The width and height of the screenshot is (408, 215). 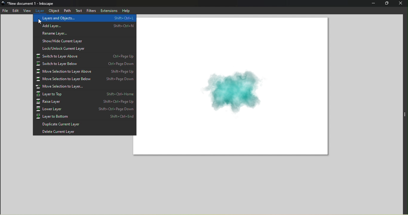 What do you see at coordinates (85, 109) in the screenshot?
I see `Lower layer` at bounding box center [85, 109].